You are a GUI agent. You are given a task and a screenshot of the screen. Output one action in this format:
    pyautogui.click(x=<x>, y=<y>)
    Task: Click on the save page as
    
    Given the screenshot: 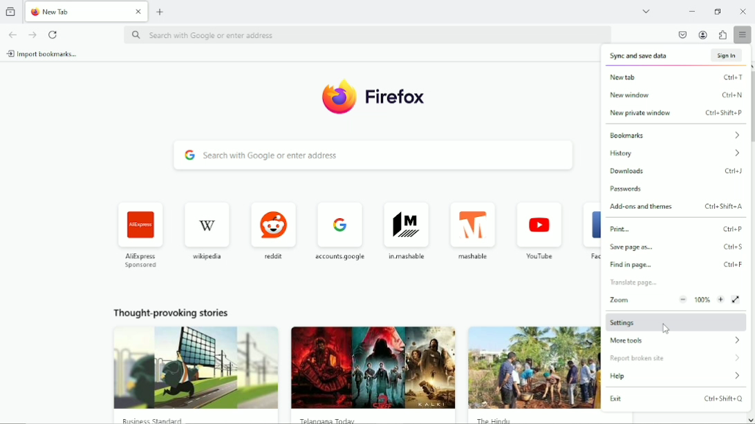 What is the action you would take?
    pyautogui.click(x=677, y=248)
    